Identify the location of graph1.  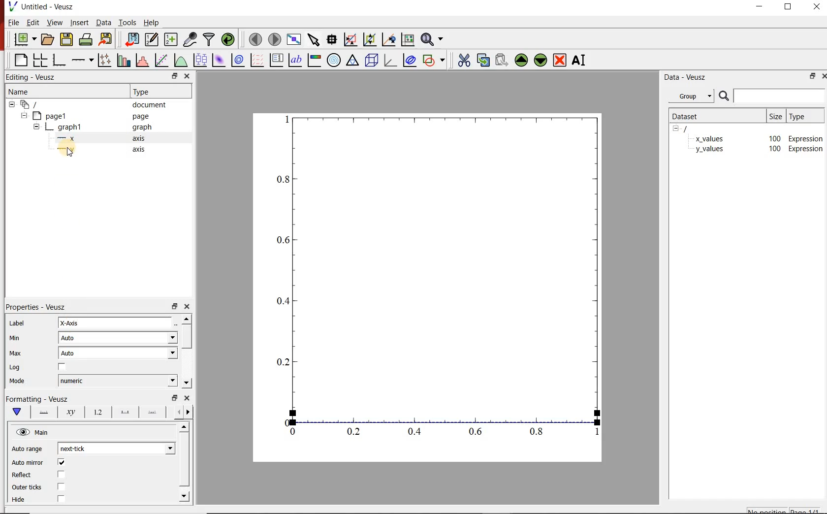
(71, 127).